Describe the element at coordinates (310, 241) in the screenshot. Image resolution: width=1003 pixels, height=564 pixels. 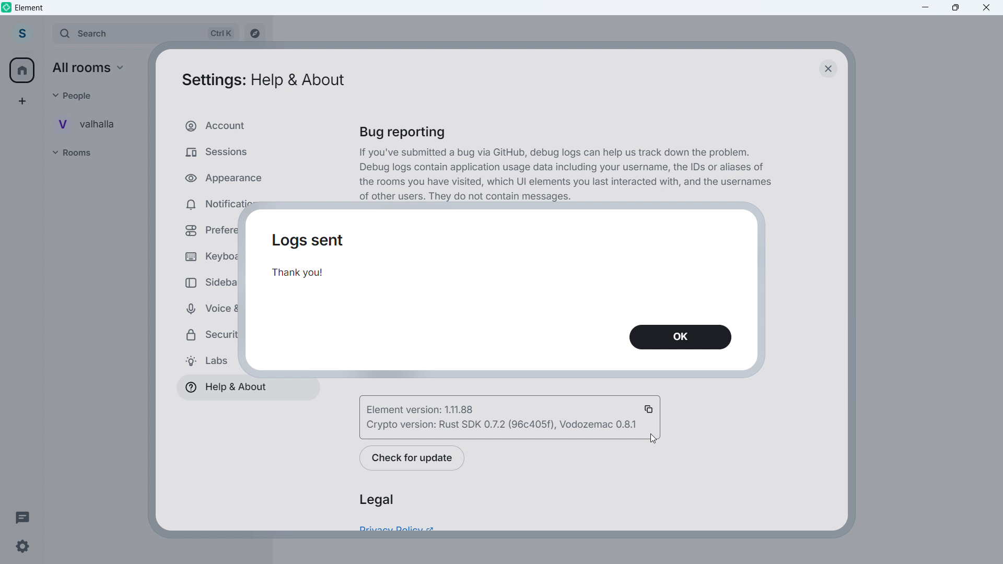
I see `Logs sent ` at that location.